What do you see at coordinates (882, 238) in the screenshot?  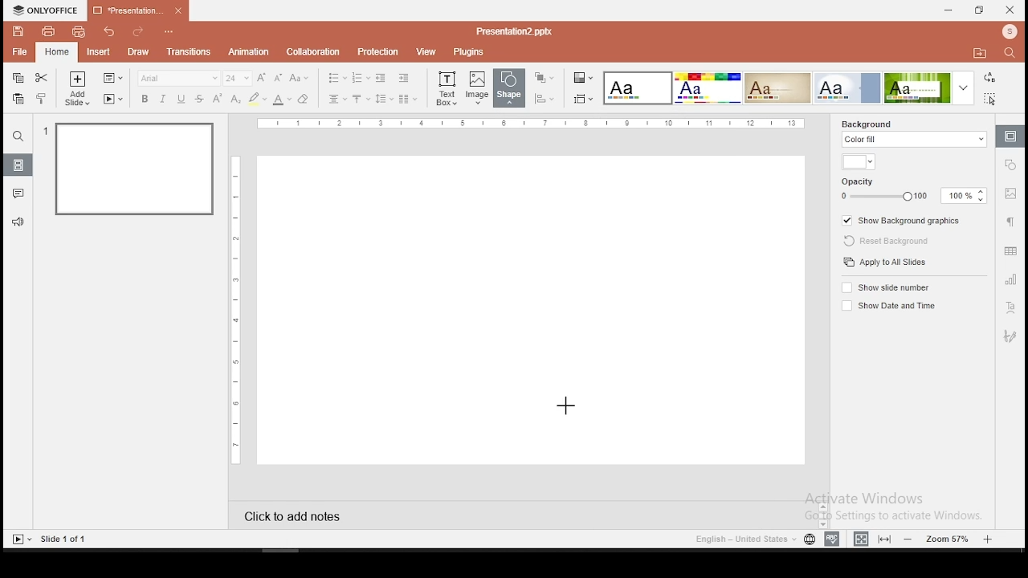 I see `reset background` at bounding box center [882, 238].